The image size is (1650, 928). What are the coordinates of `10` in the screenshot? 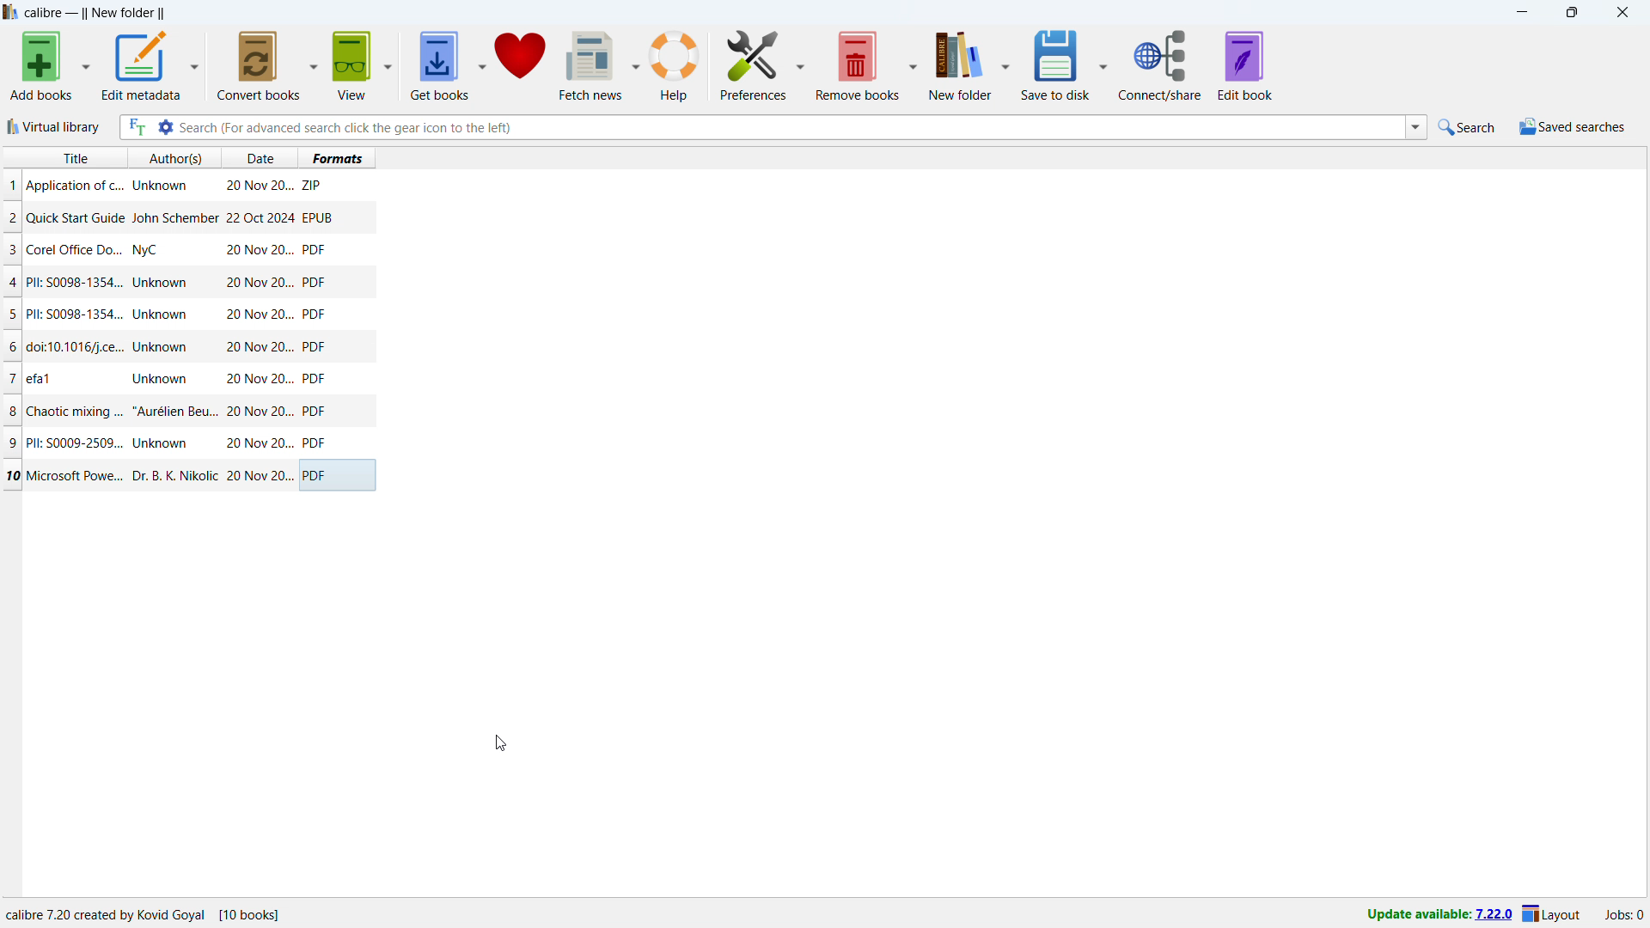 It's located at (13, 475).